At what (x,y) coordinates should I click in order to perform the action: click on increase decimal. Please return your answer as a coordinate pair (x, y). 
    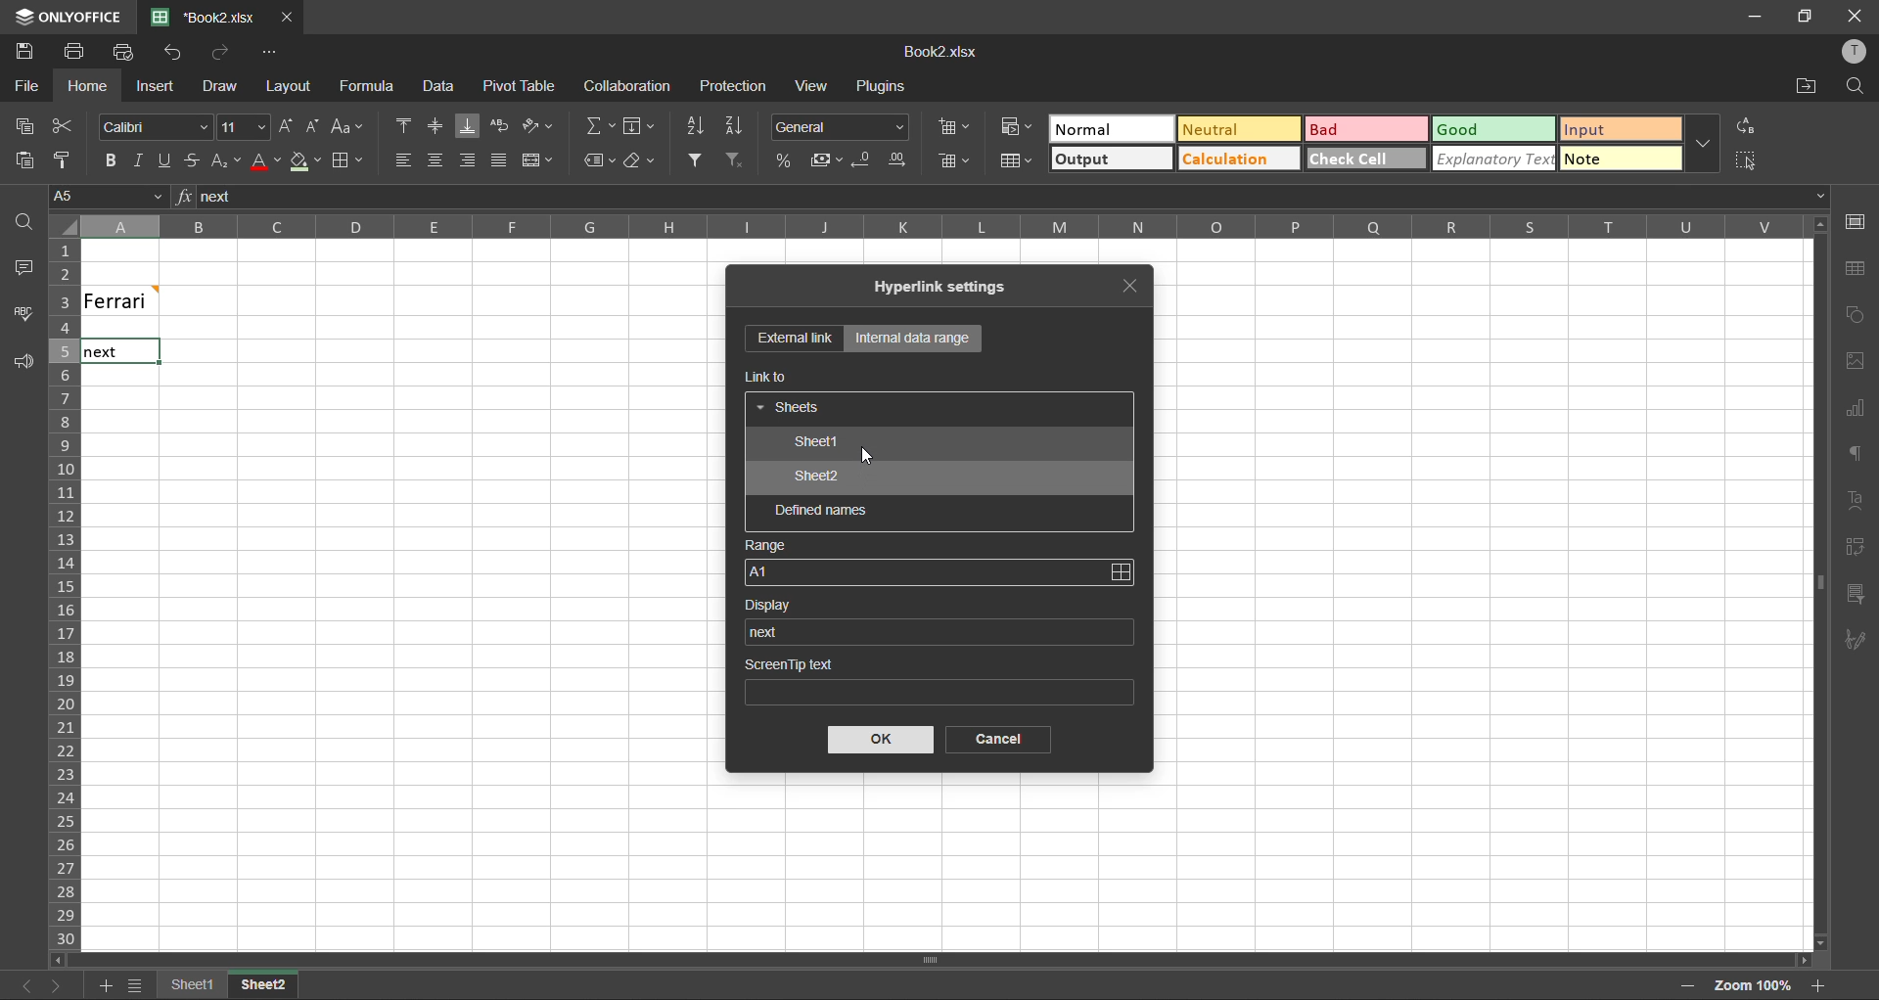
    Looking at the image, I should click on (904, 161).